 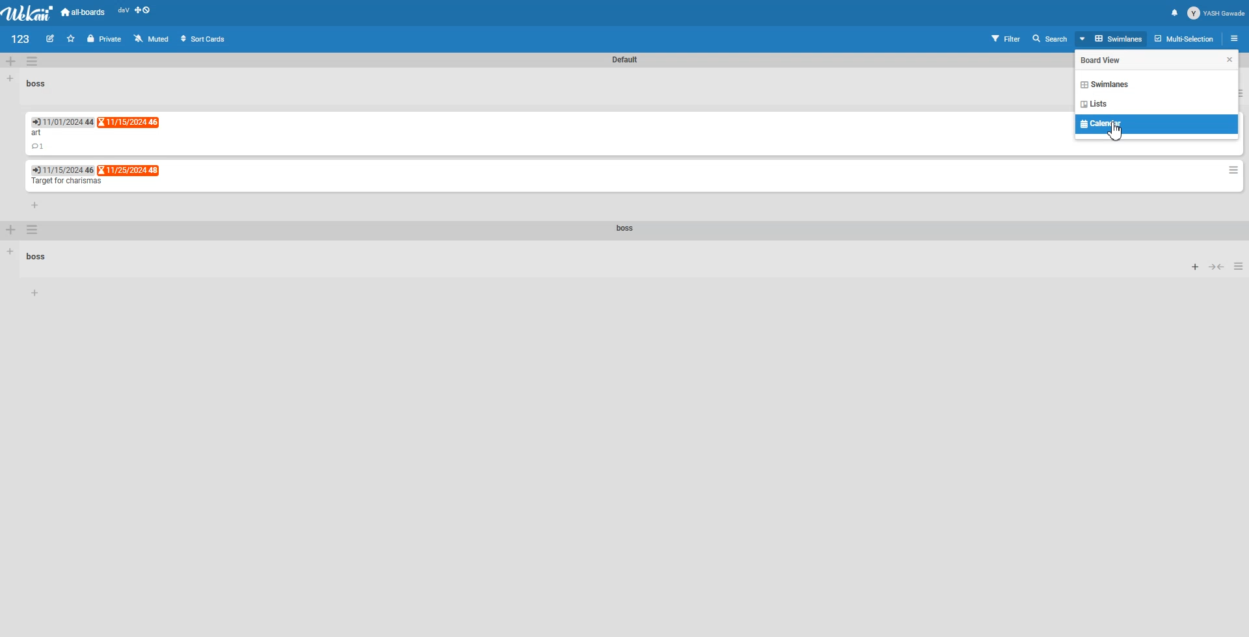 What do you see at coordinates (1105, 59) in the screenshot?
I see `Text` at bounding box center [1105, 59].